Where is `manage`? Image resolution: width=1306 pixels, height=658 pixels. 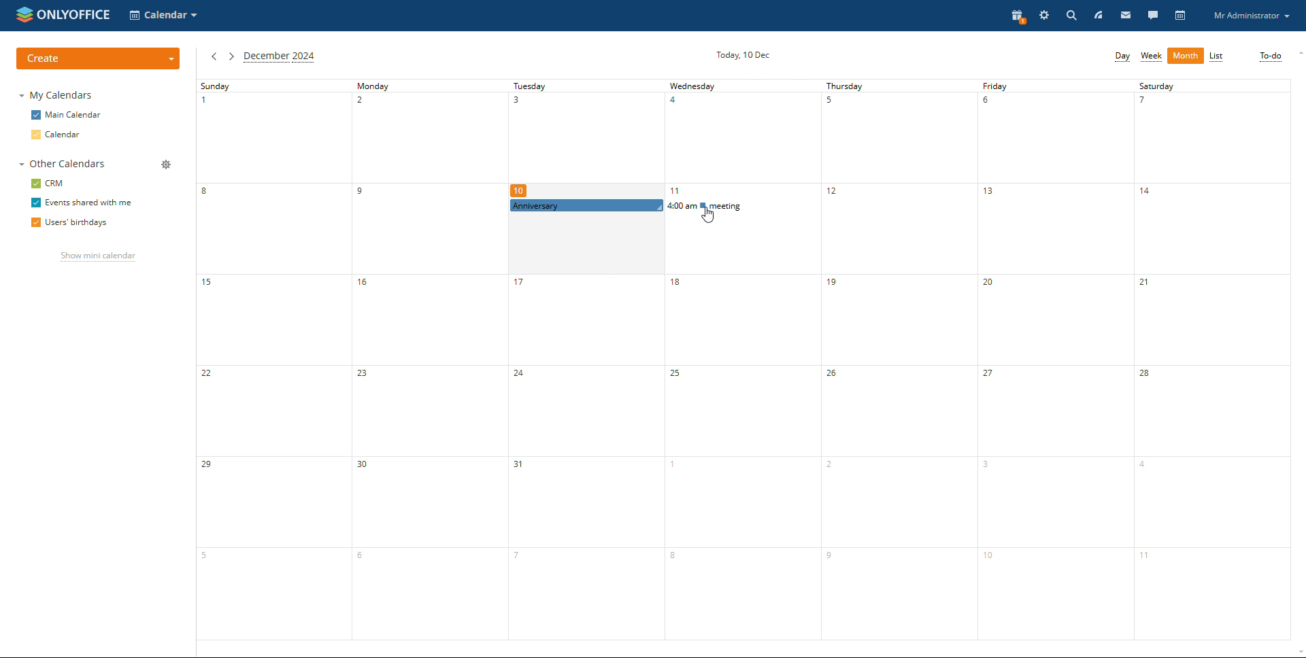 manage is located at coordinates (165, 164).